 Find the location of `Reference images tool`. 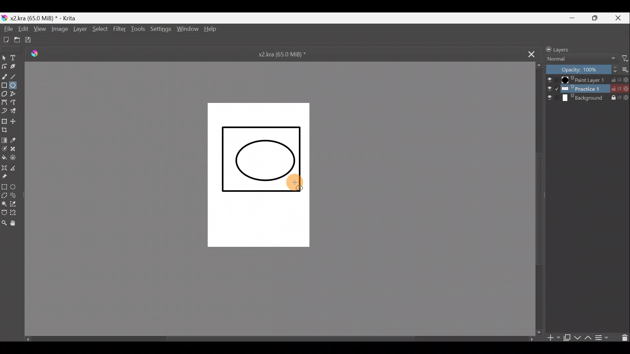

Reference images tool is located at coordinates (7, 177).